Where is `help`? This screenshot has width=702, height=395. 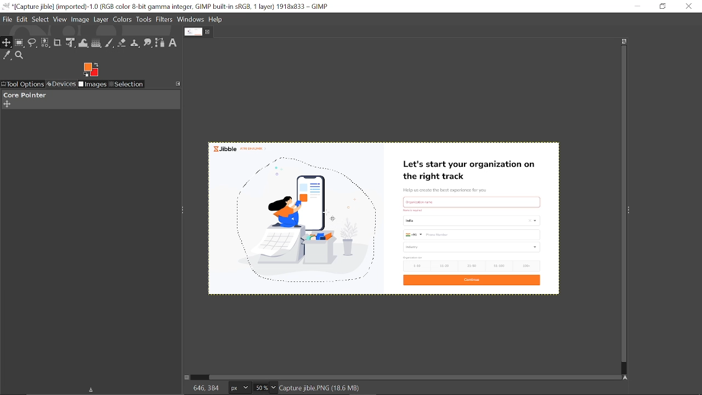
help is located at coordinates (216, 20).